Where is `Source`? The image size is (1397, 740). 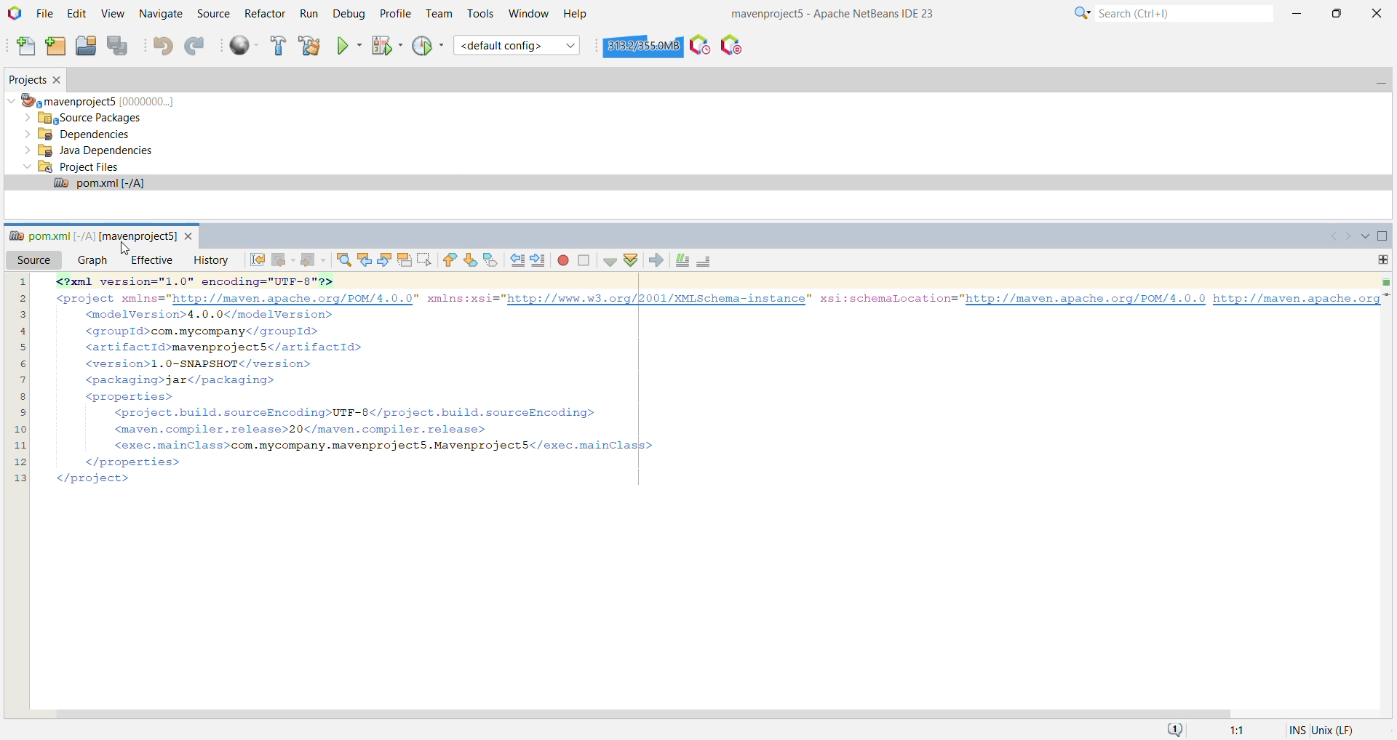
Source is located at coordinates (212, 14).